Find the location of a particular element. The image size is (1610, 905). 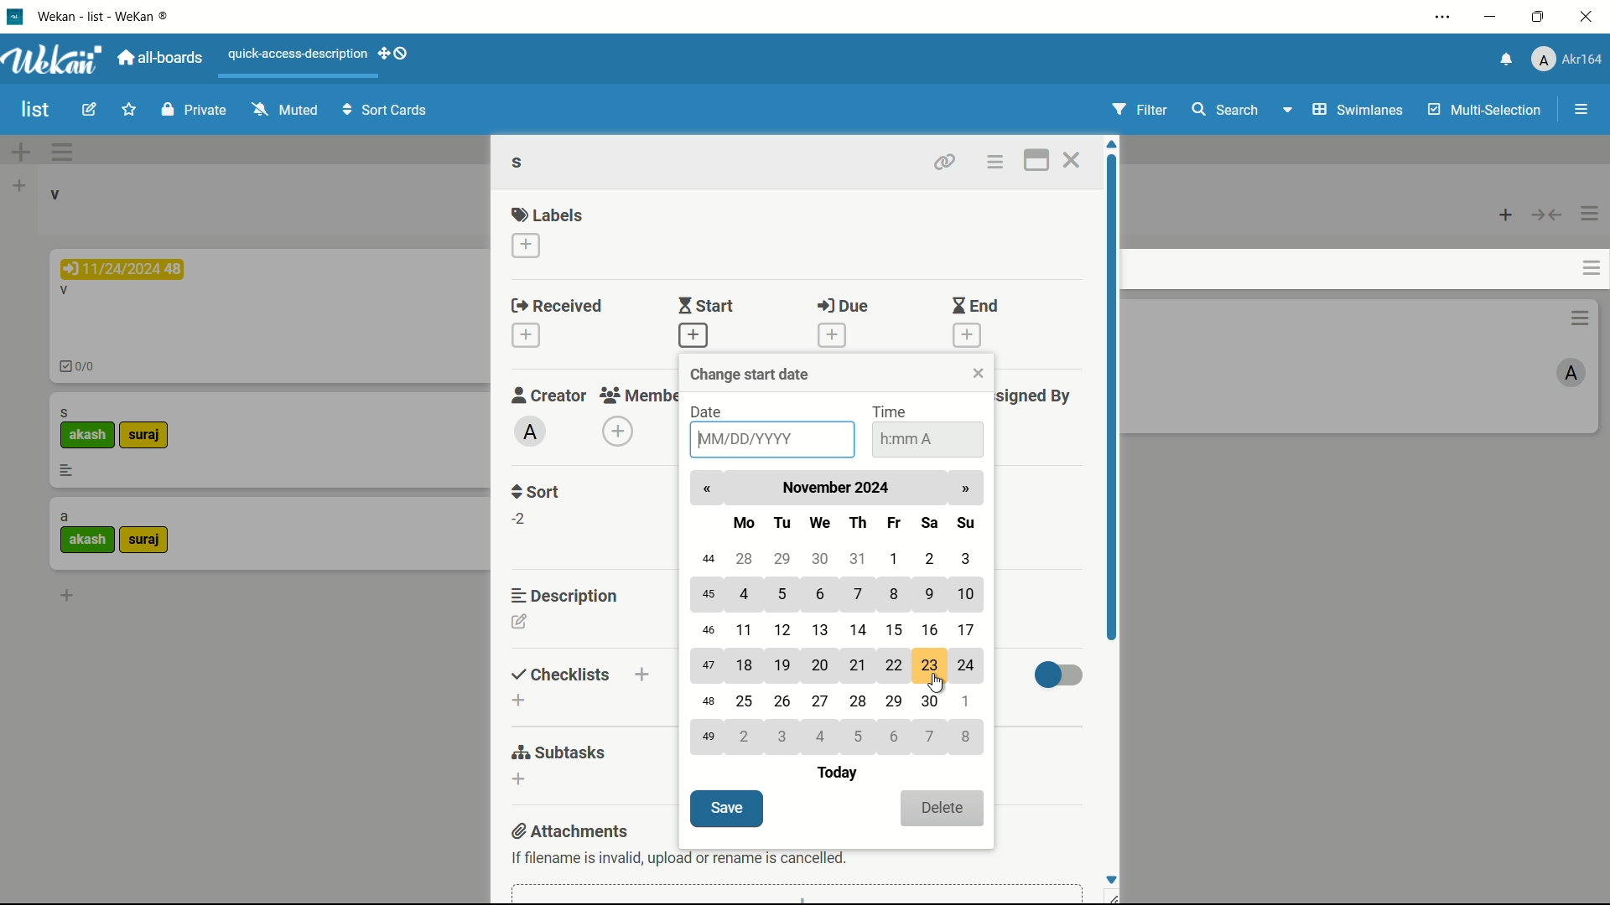

admin is located at coordinates (530, 432).